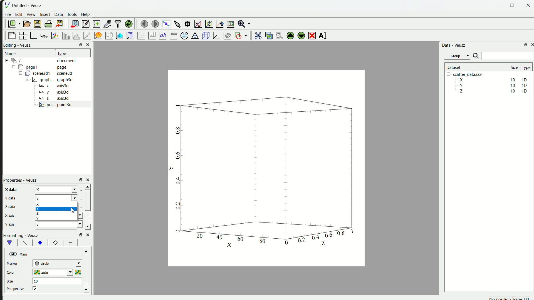  What do you see at coordinates (11, 280) in the screenshot?
I see `size` at bounding box center [11, 280].